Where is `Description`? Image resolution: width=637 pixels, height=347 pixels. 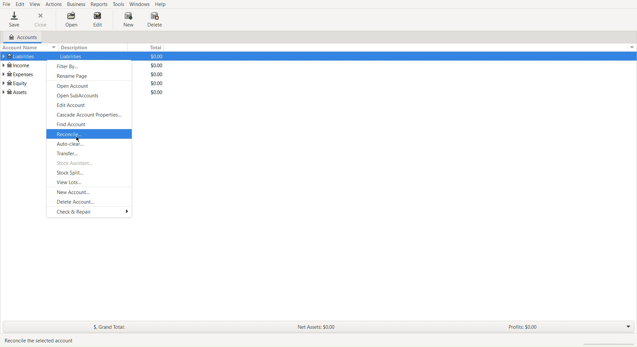
Description is located at coordinates (75, 48).